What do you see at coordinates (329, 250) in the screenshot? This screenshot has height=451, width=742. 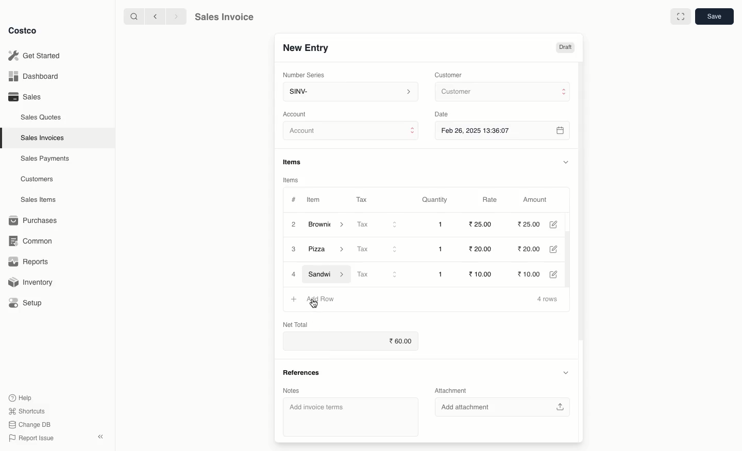 I see `Brownie` at bounding box center [329, 250].